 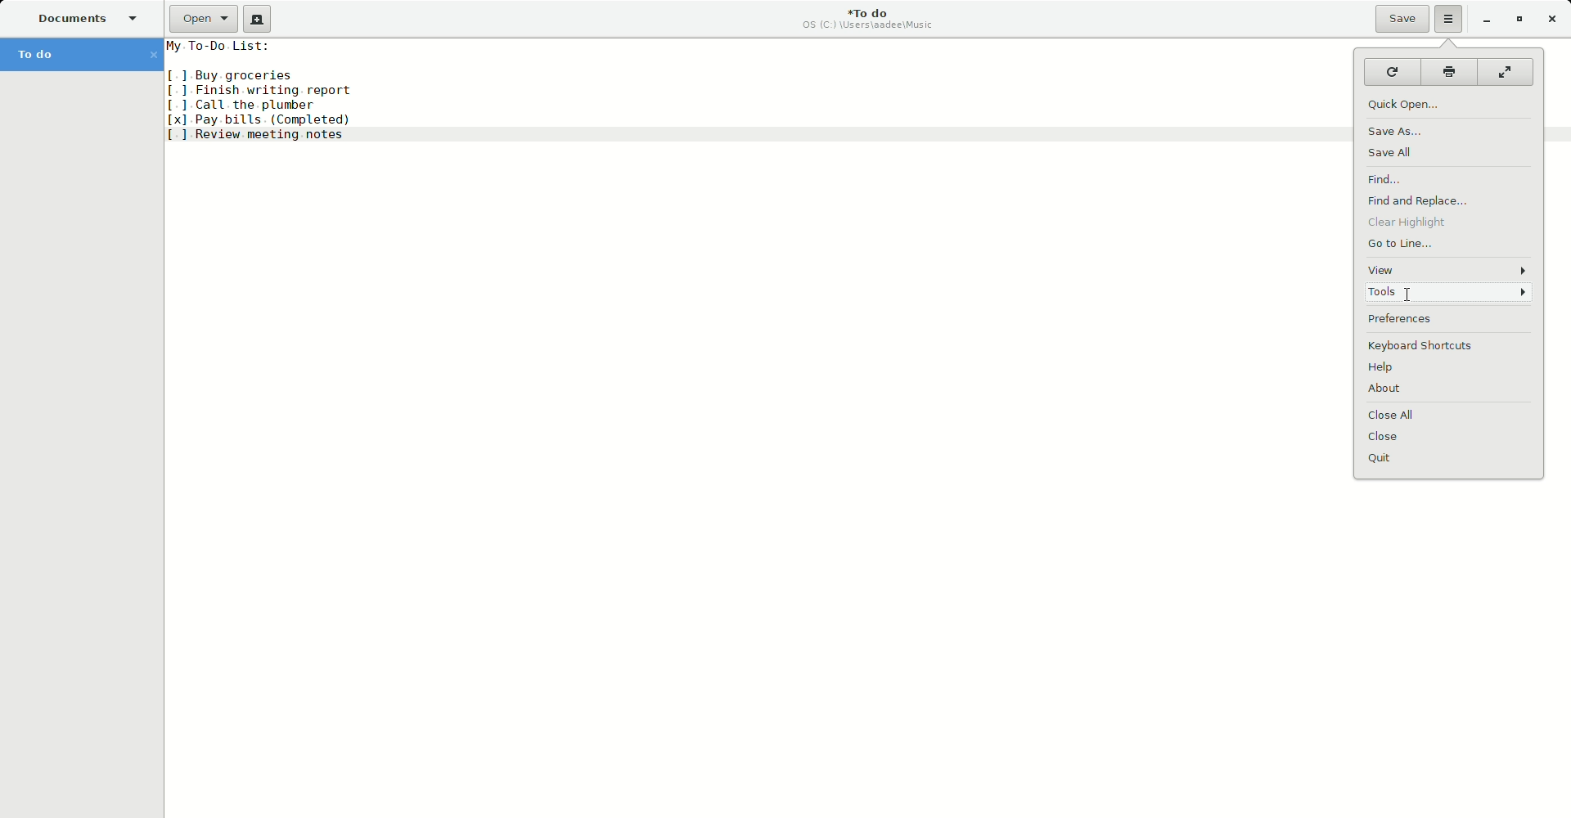 What do you see at coordinates (260, 20) in the screenshot?
I see `New` at bounding box center [260, 20].